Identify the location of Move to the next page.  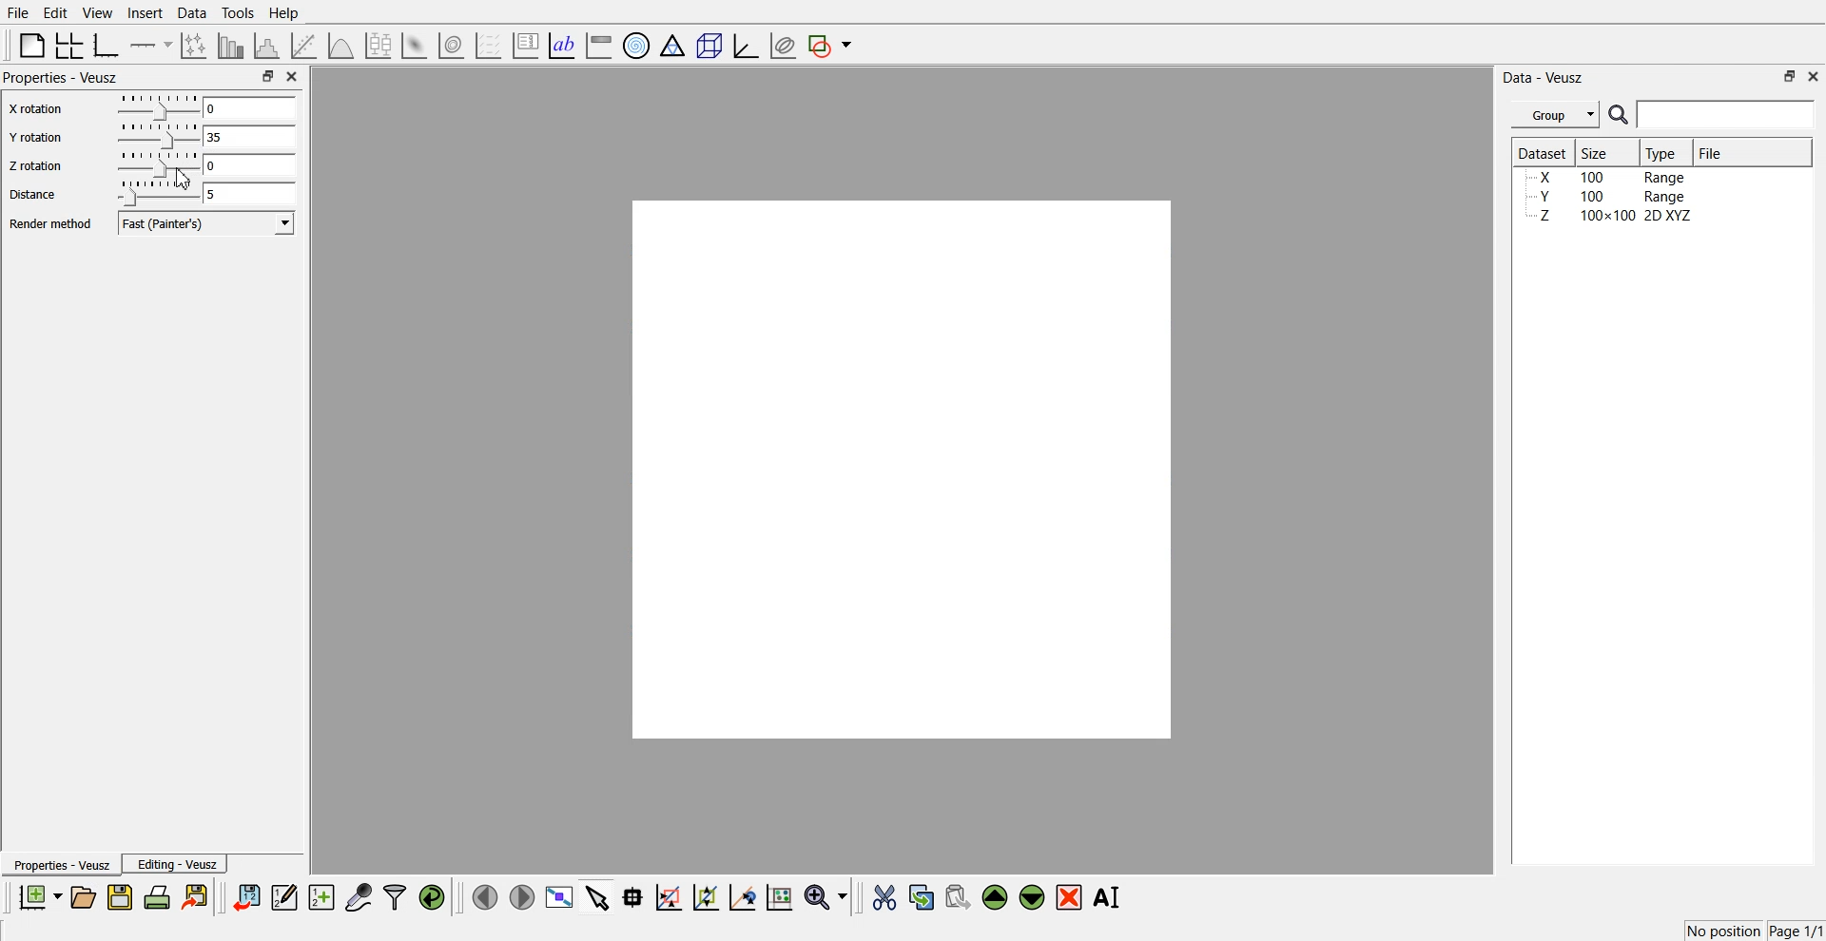
(522, 895).